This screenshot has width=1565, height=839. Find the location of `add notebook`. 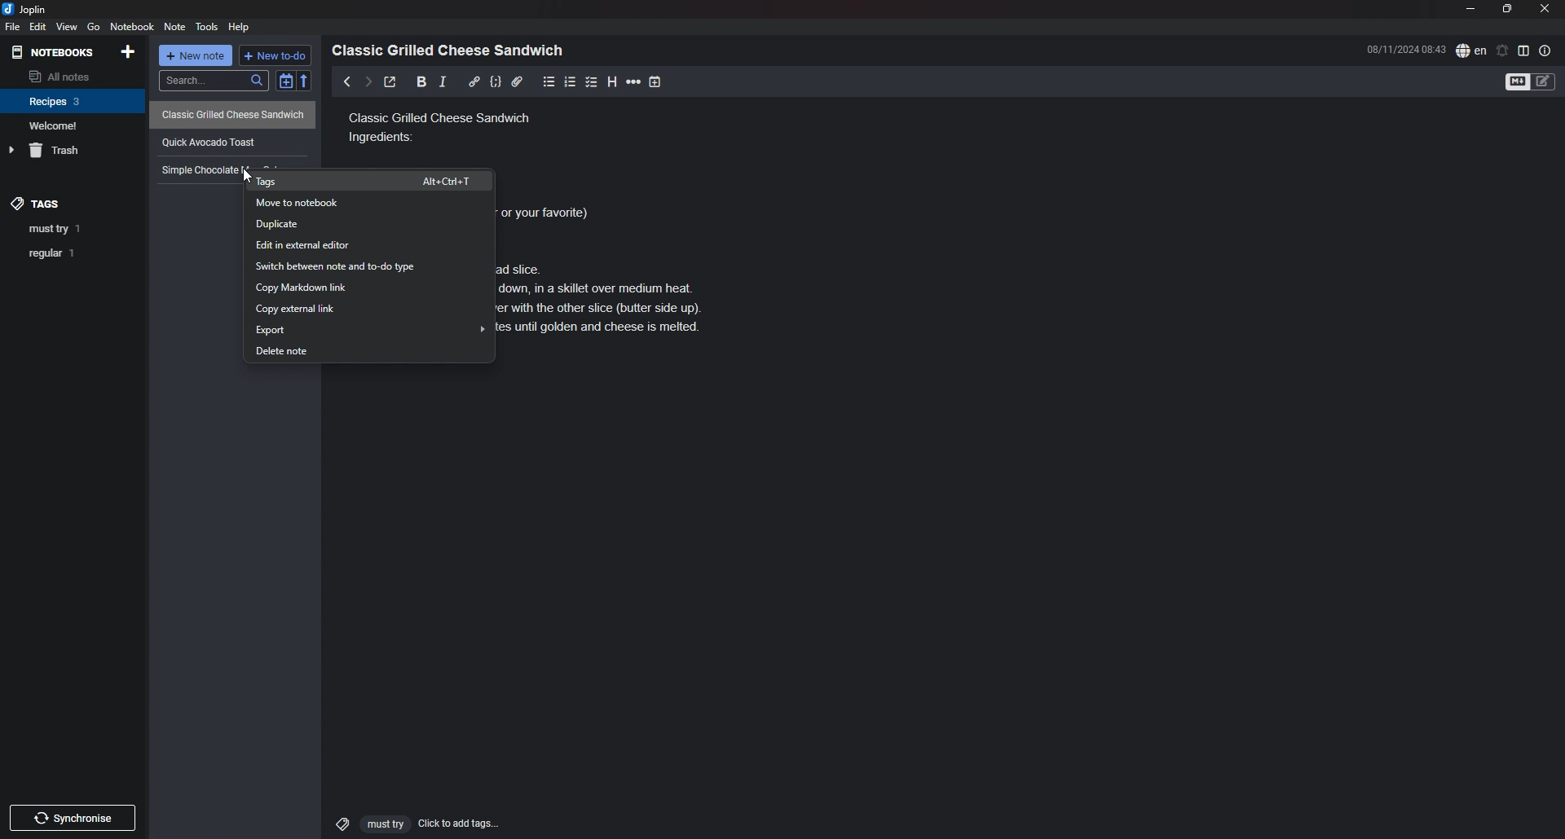

add notebook is located at coordinates (130, 51).